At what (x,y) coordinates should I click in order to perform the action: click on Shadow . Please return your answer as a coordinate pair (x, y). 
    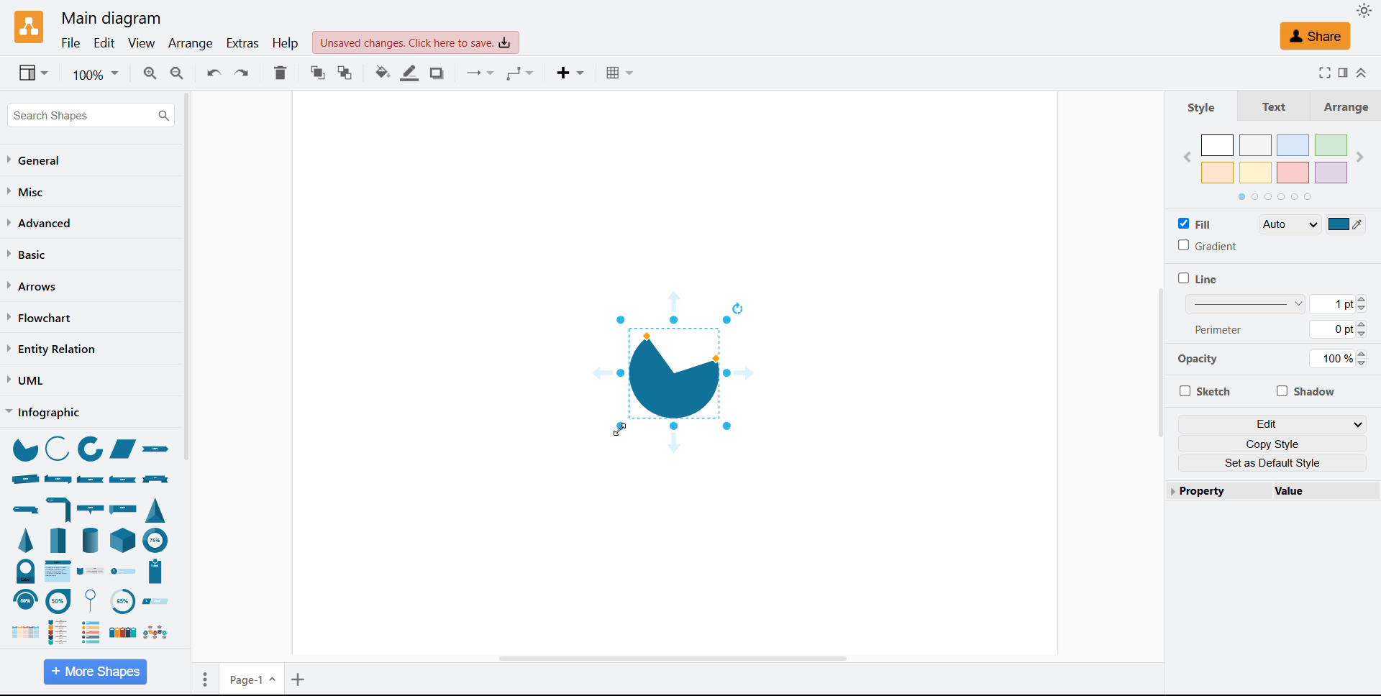
    Looking at the image, I should click on (439, 73).